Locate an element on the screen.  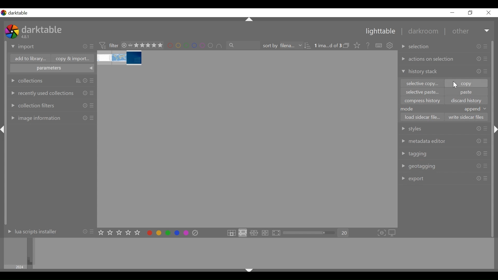
close is located at coordinates (124, 45).